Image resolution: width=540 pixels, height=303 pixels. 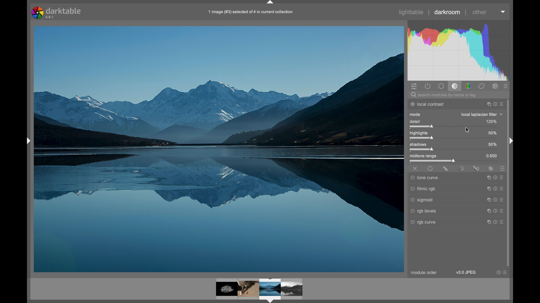 What do you see at coordinates (496, 178) in the screenshot?
I see `more options` at bounding box center [496, 178].